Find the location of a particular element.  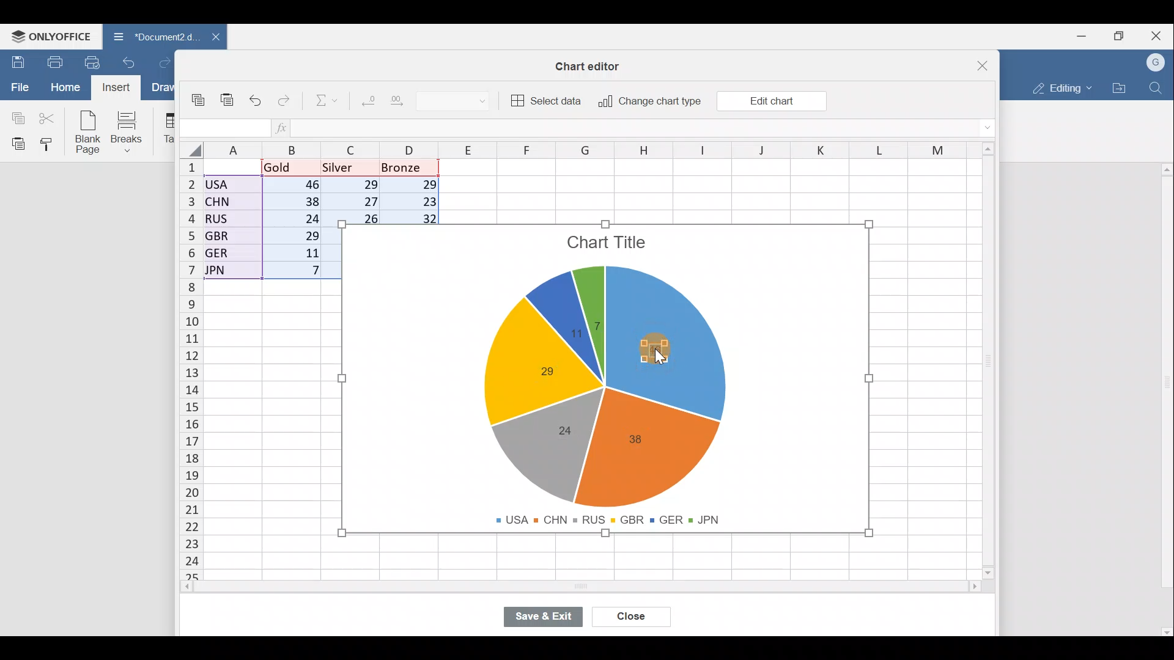

Summation is located at coordinates (328, 98).